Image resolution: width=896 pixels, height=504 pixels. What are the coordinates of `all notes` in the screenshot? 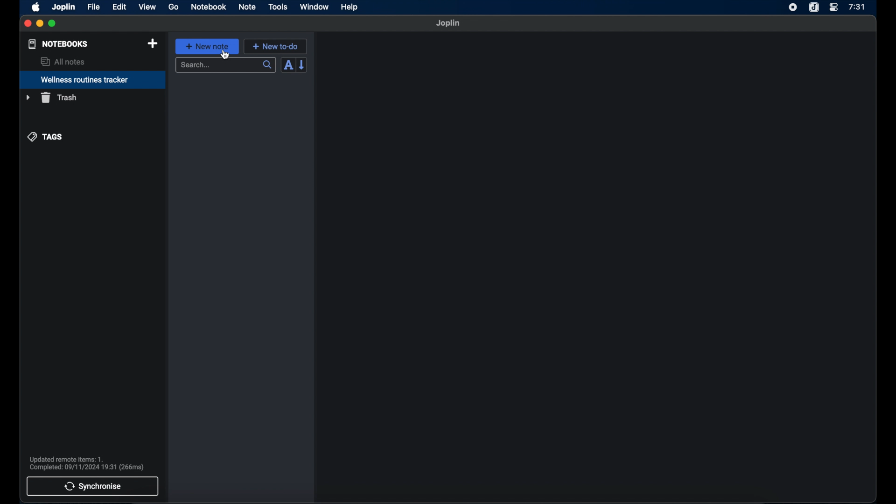 It's located at (62, 62).